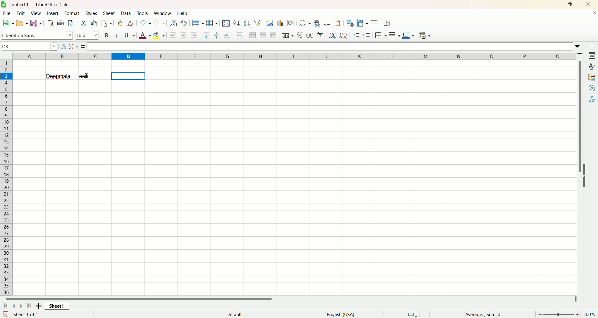  What do you see at coordinates (289, 301) in the screenshot?
I see `horizontal scroll bar` at bounding box center [289, 301].